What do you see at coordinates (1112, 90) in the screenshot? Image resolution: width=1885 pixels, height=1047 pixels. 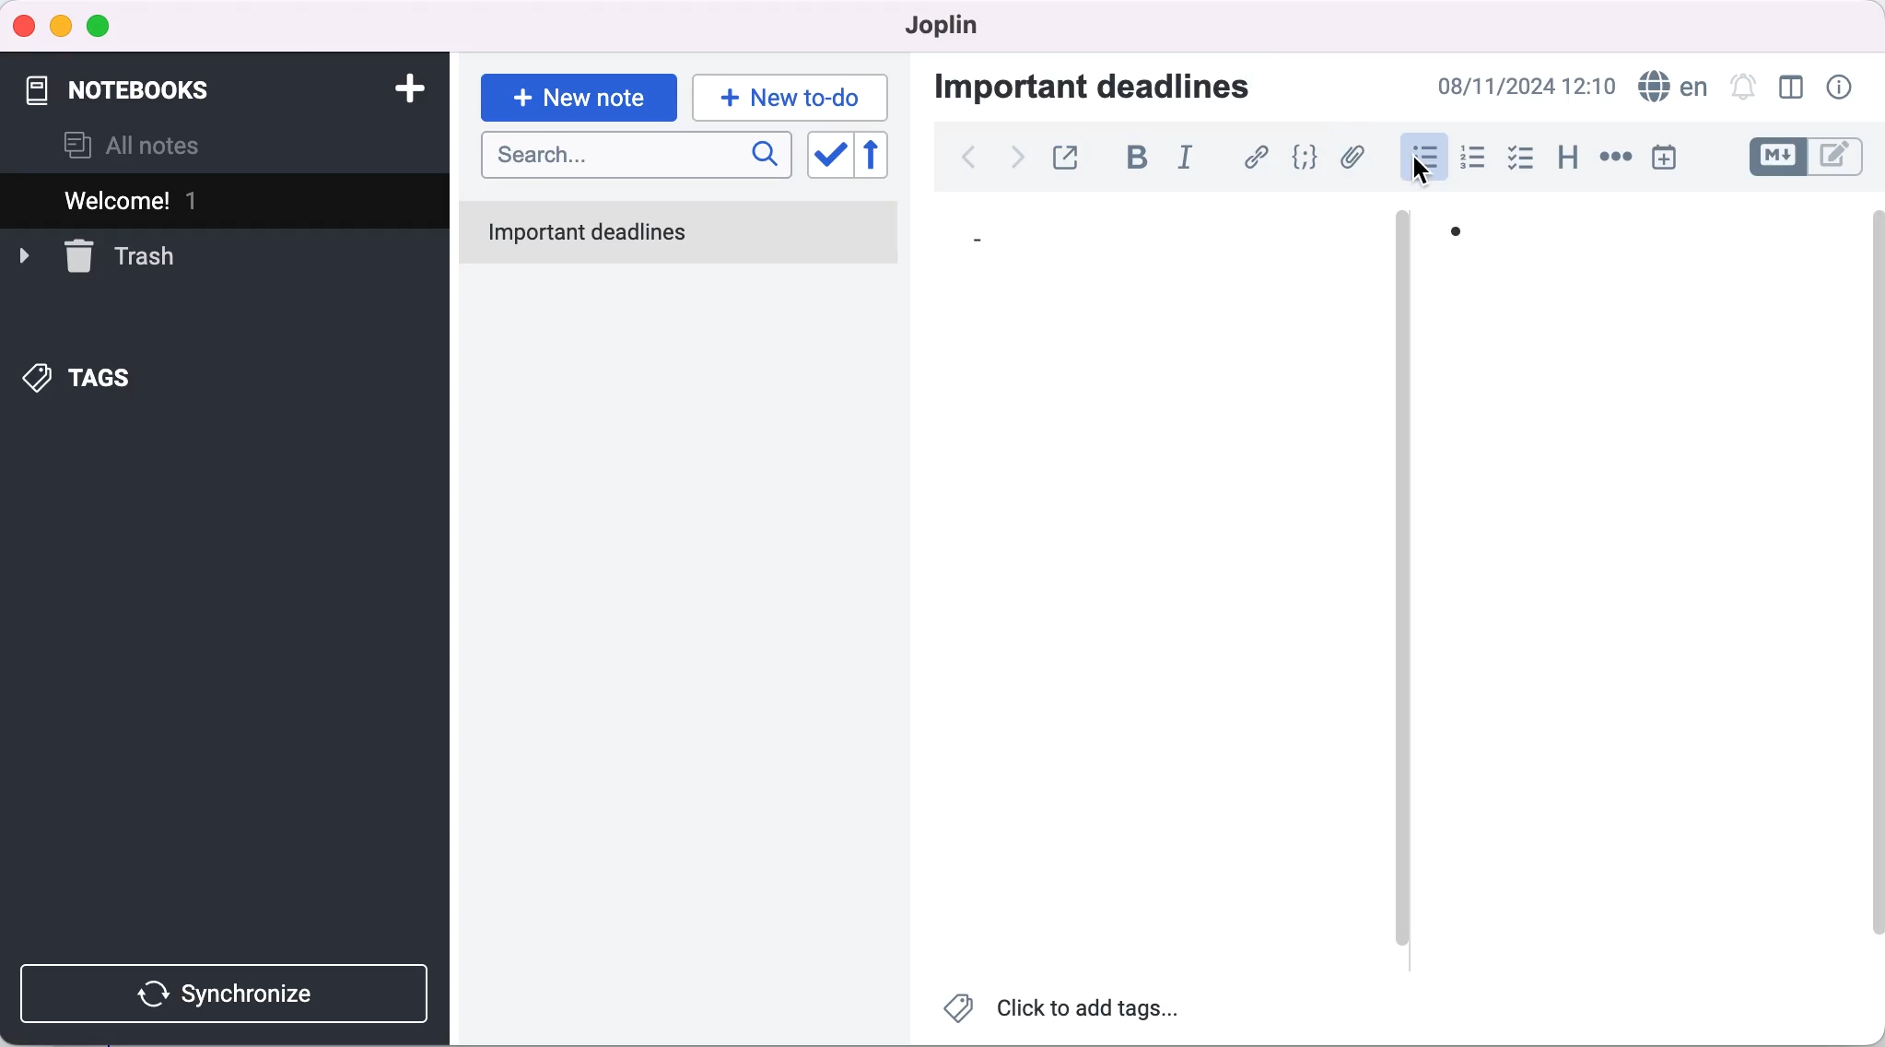 I see `important deadlines` at bounding box center [1112, 90].